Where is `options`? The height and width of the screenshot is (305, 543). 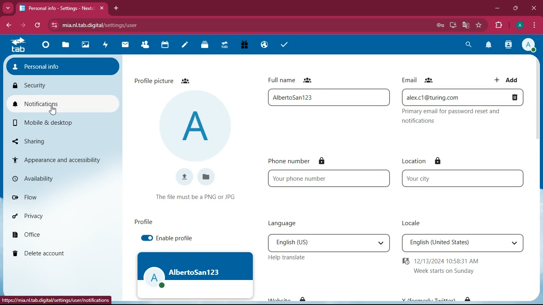
options is located at coordinates (534, 25).